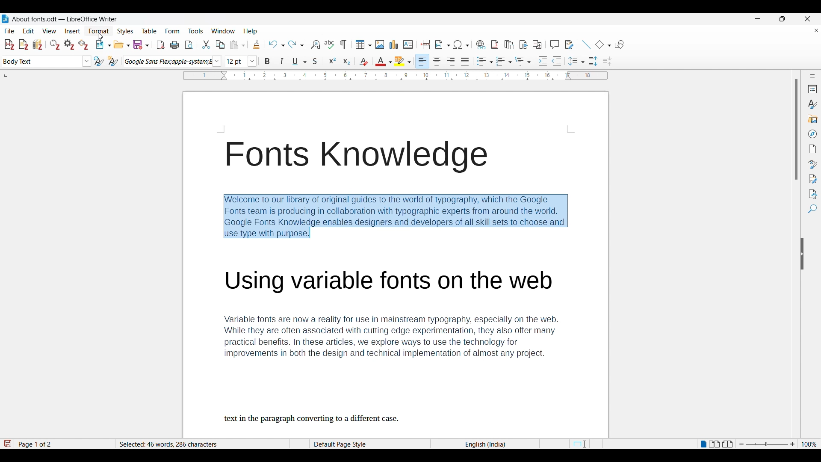 The height and width of the screenshot is (462, 821). Describe the element at coordinates (504, 61) in the screenshot. I see `Ordered list` at that location.